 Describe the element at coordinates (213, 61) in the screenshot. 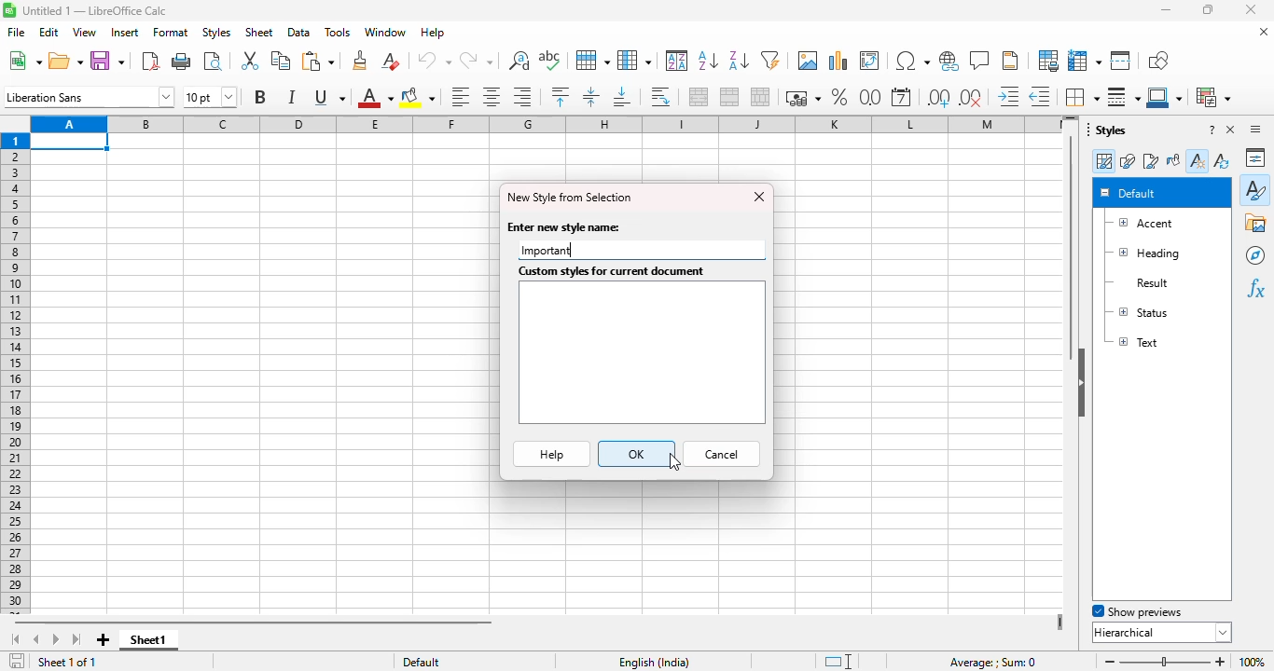

I see `toggle print preview` at that location.